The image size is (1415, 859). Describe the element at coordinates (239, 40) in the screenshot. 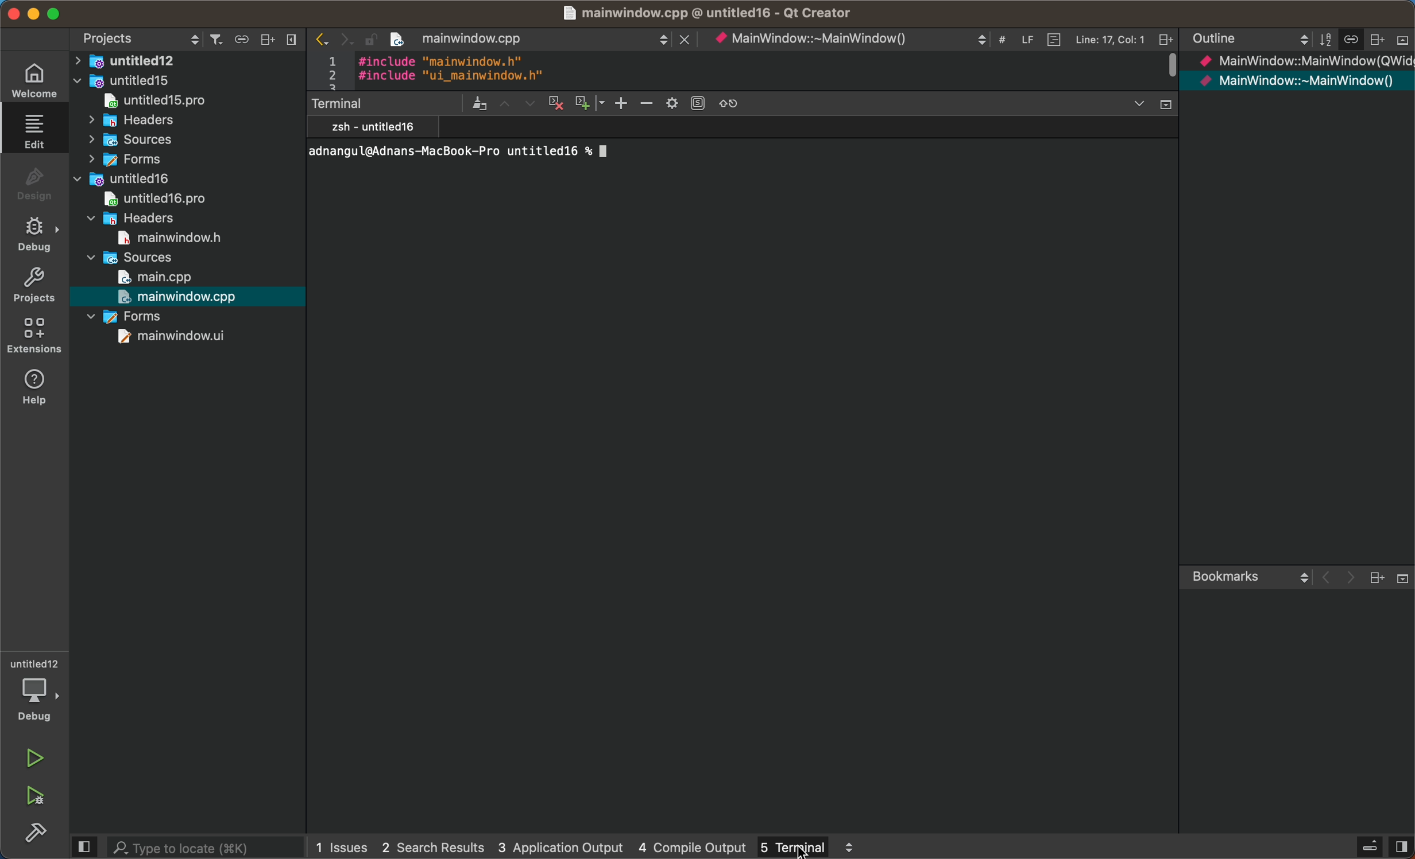

I see `link` at that location.